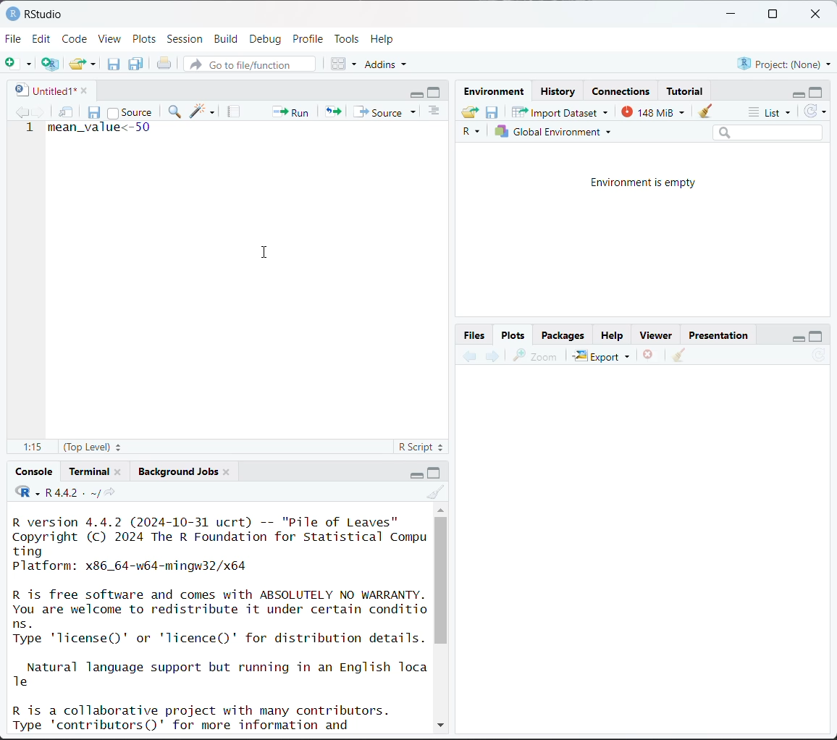 The width and height of the screenshot is (837, 740). I want to click on RStudio, so click(34, 13).